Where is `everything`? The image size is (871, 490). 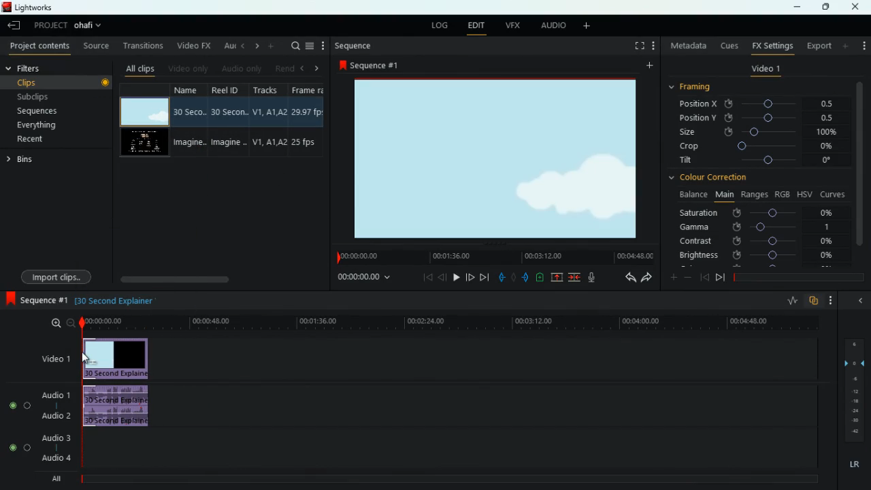 everything is located at coordinates (39, 127).